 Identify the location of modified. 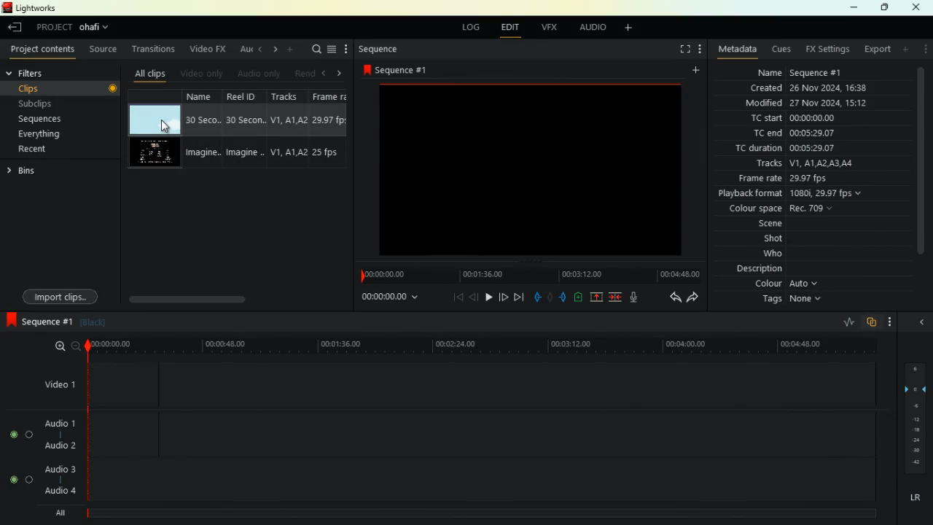
(803, 104).